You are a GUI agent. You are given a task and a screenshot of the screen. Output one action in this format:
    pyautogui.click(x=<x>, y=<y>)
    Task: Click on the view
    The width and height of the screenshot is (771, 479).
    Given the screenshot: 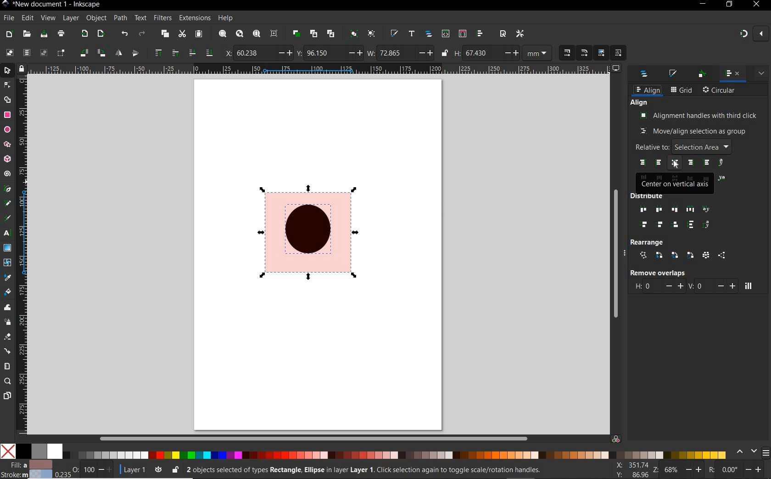 What is the action you would take?
    pyautogui.click(x=48, y=17)
    